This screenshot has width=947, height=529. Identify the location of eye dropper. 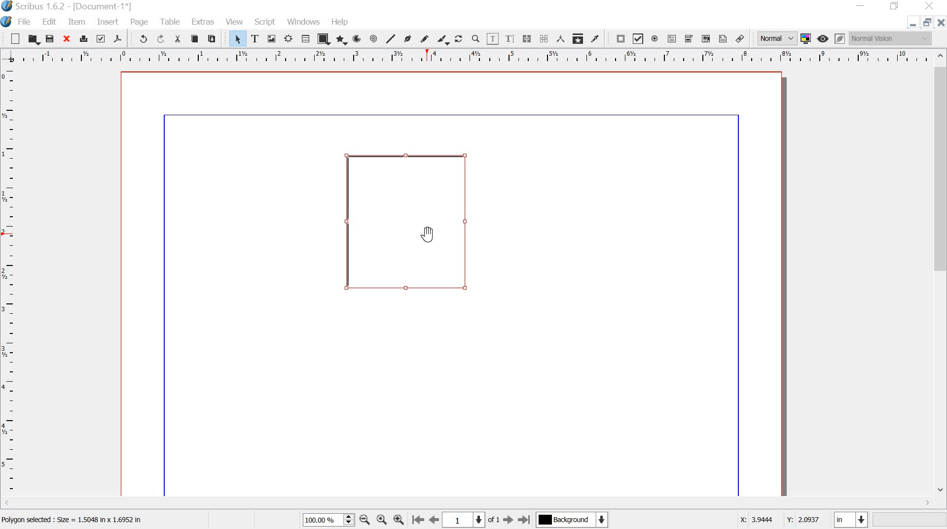
(596, 39).